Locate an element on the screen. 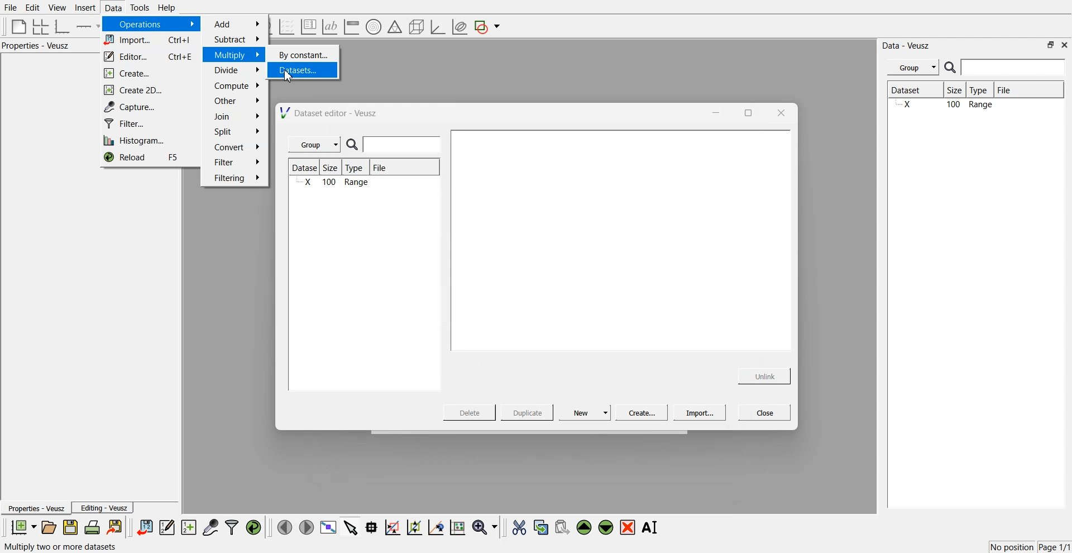 Image resolution: width=1072 pixels, height=553 pixels. select items is located at coordinates (351, 527).